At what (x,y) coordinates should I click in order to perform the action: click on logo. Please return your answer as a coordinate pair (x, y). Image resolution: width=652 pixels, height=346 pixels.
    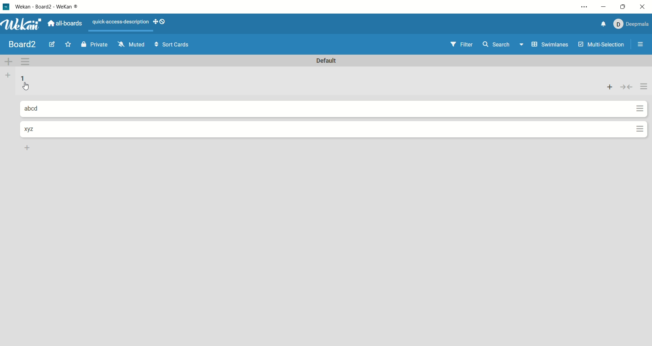
    Looking at the image, I should click on (5, 6).